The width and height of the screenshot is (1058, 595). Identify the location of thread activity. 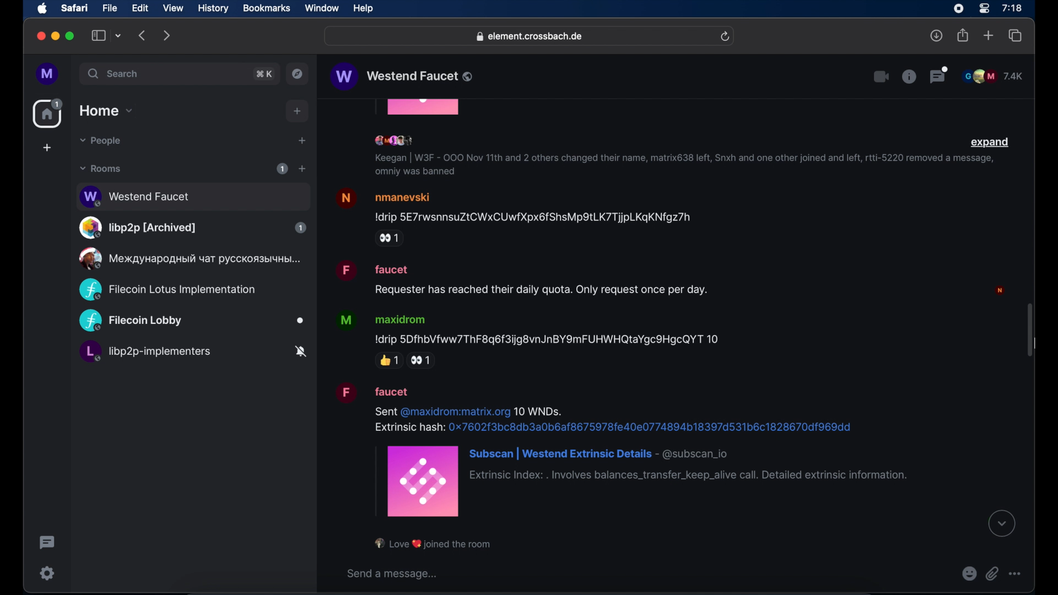
(48, 543).